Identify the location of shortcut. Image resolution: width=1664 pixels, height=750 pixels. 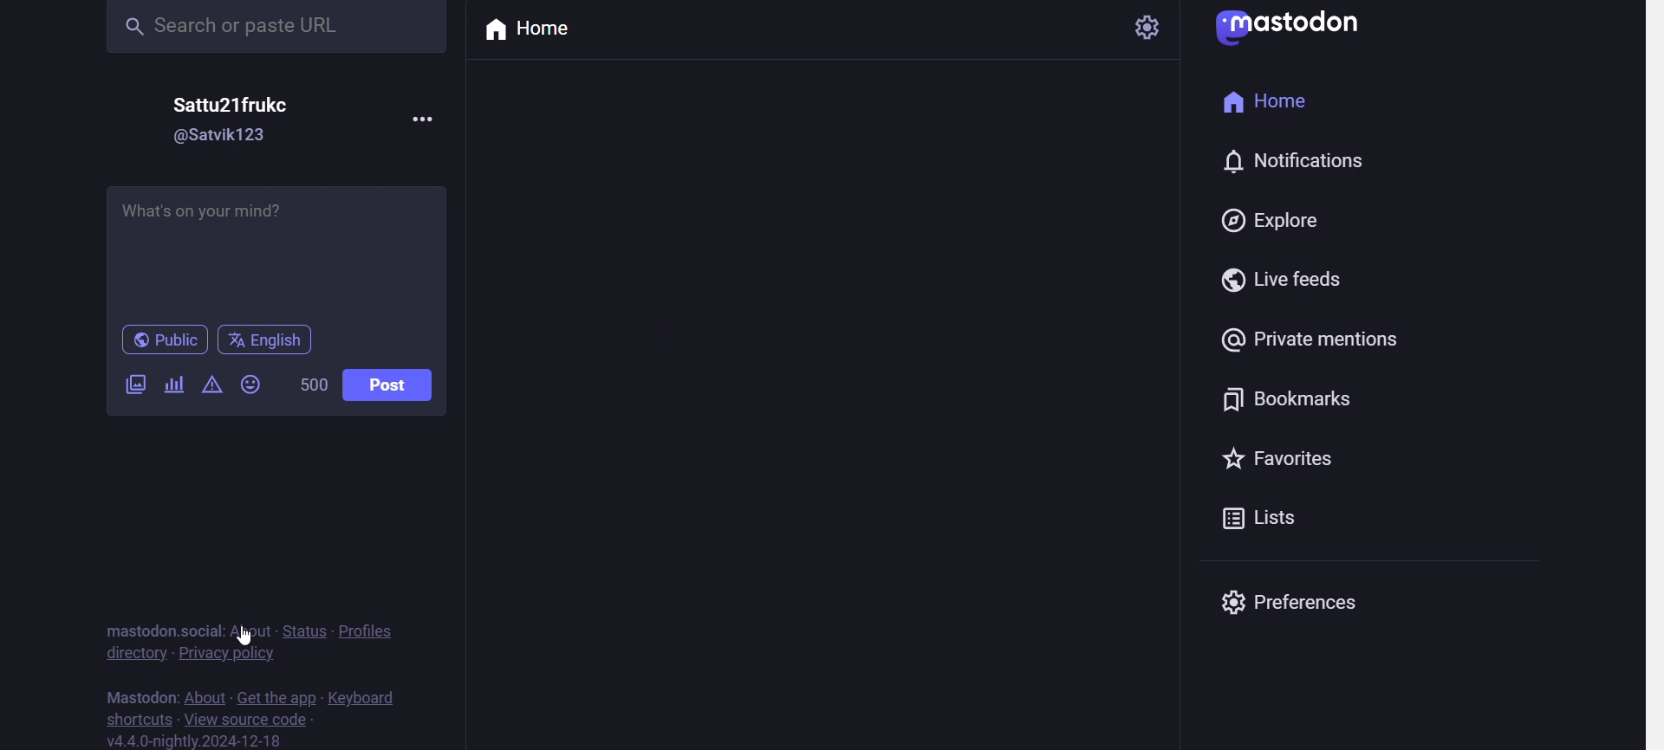
(140, 715).